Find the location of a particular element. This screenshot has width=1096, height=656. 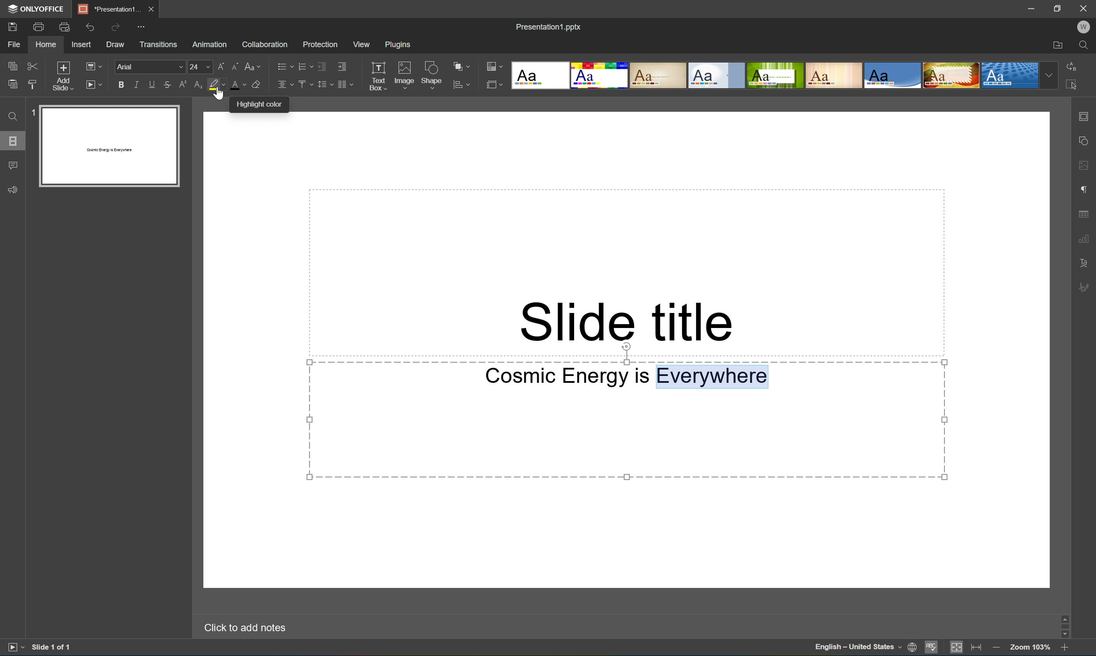

Decrease indent is located at coordinates (323, 65).